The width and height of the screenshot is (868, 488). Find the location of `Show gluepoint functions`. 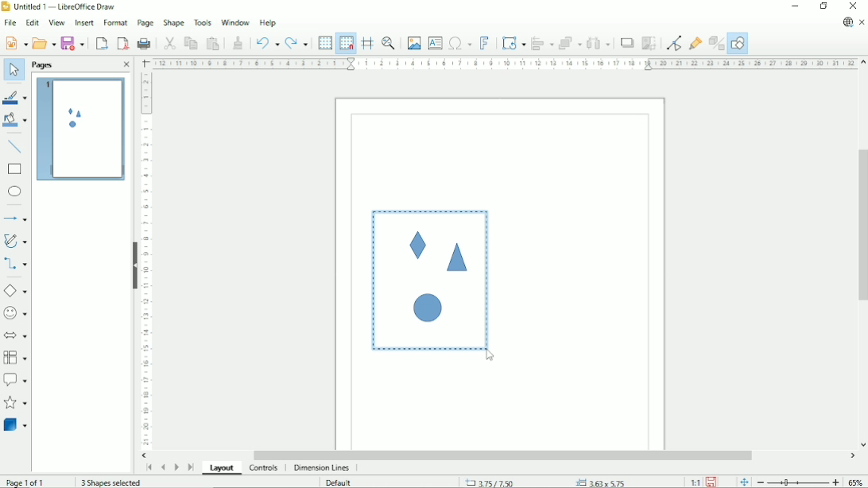

Show gluepoint functions is located at coordinates (696, 43).